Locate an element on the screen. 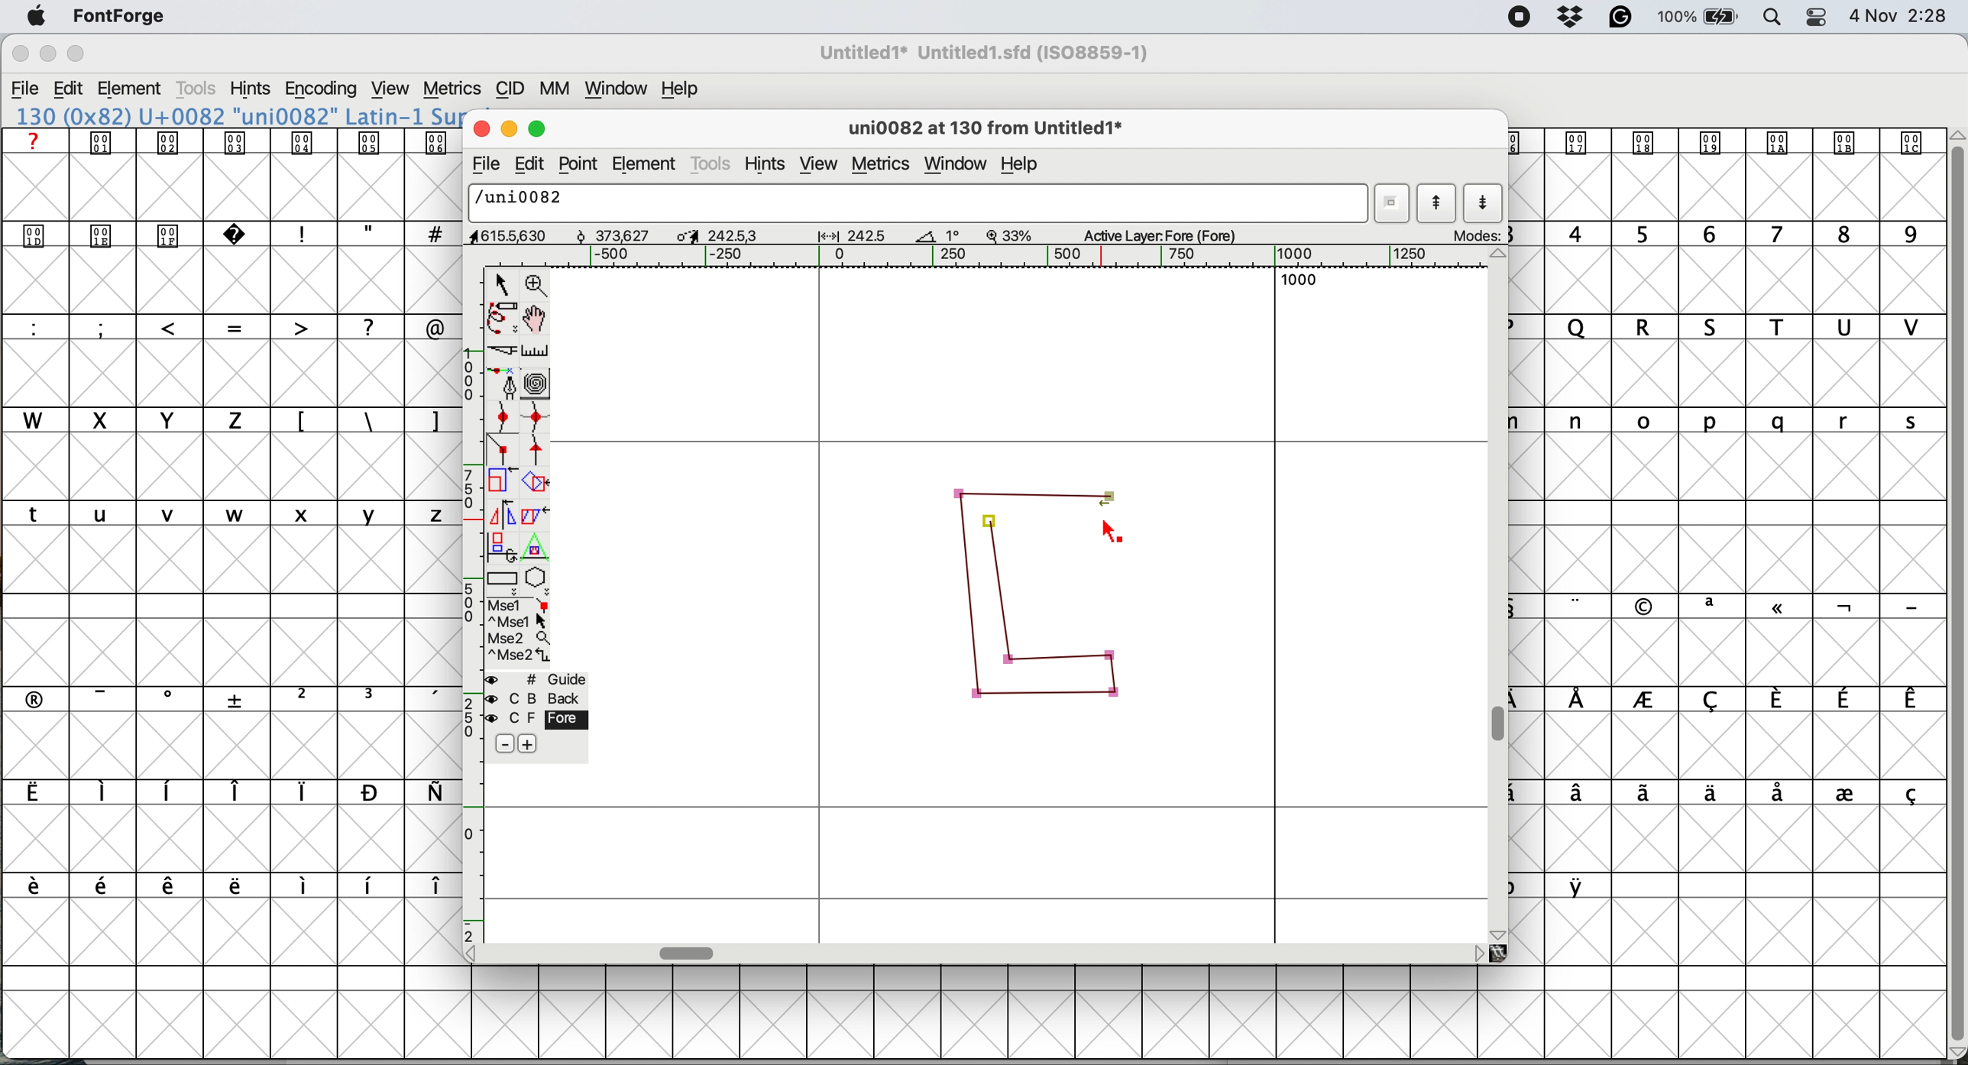 The width and height of the screenshot is (1968, 1065). rectangles and ellipses is located at coordinates (504, 581).